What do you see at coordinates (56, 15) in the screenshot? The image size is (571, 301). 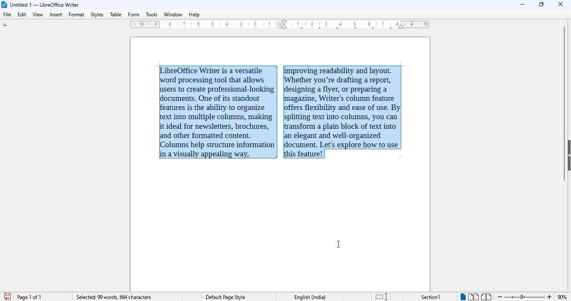 I see `insert` at bounding box center [56, 15].